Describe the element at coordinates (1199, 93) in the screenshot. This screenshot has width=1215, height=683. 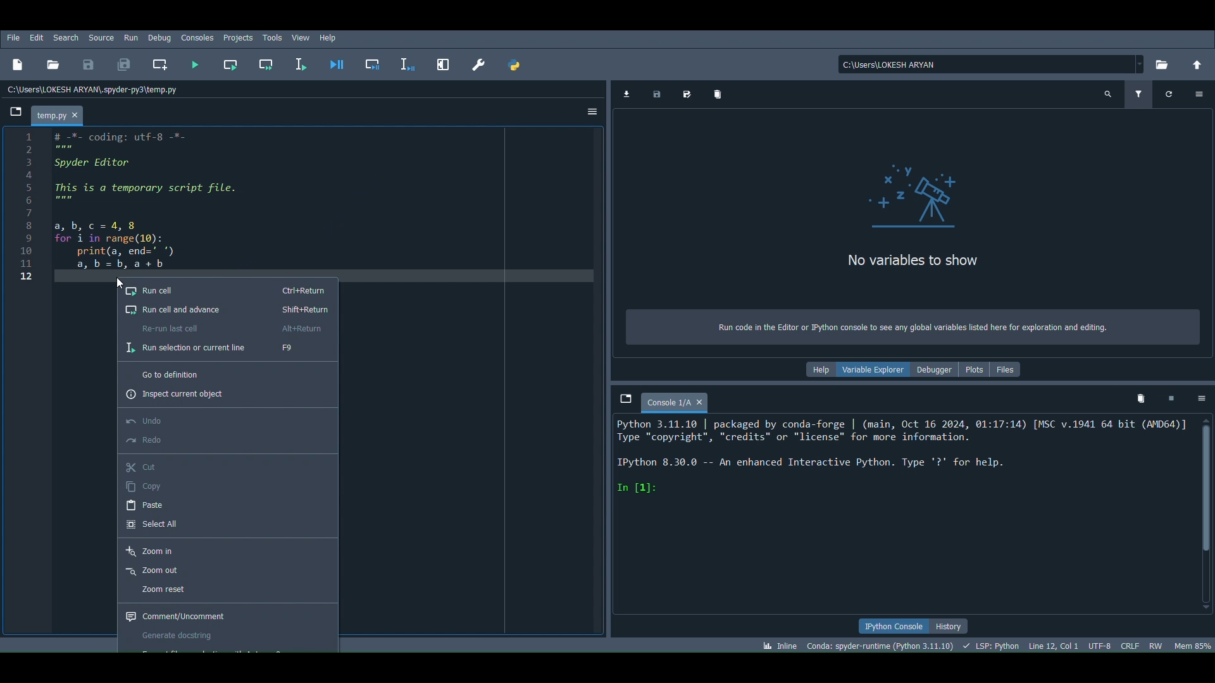
I see `Options` at that location.